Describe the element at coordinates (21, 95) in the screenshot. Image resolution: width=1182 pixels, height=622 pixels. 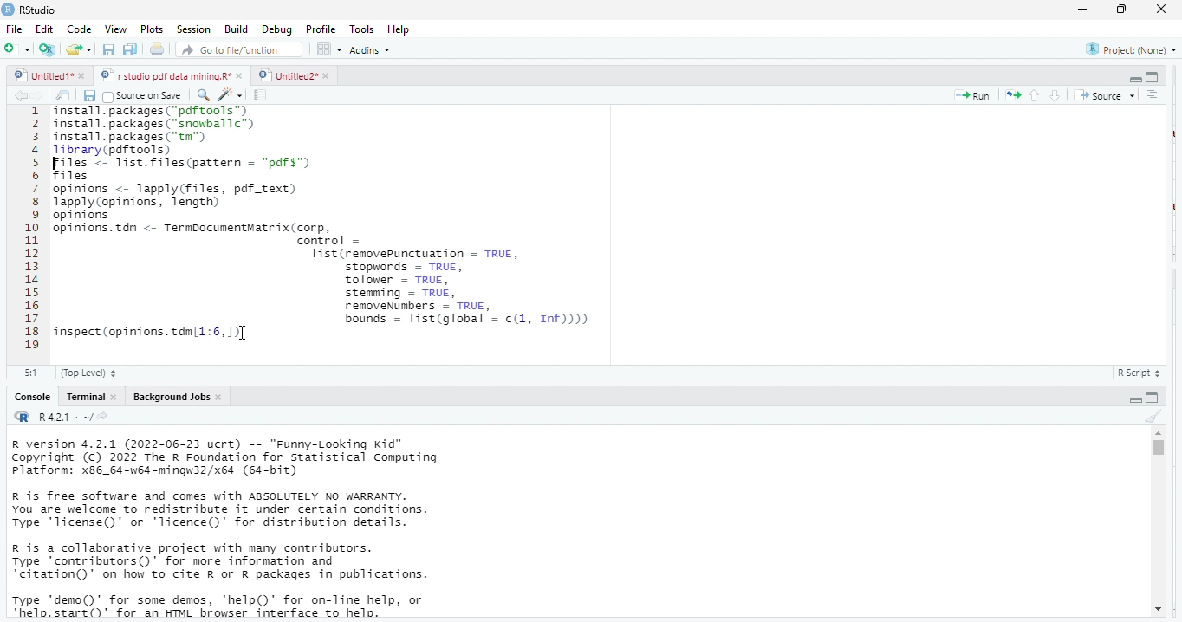
I see `go back to the previous source location` at that location.